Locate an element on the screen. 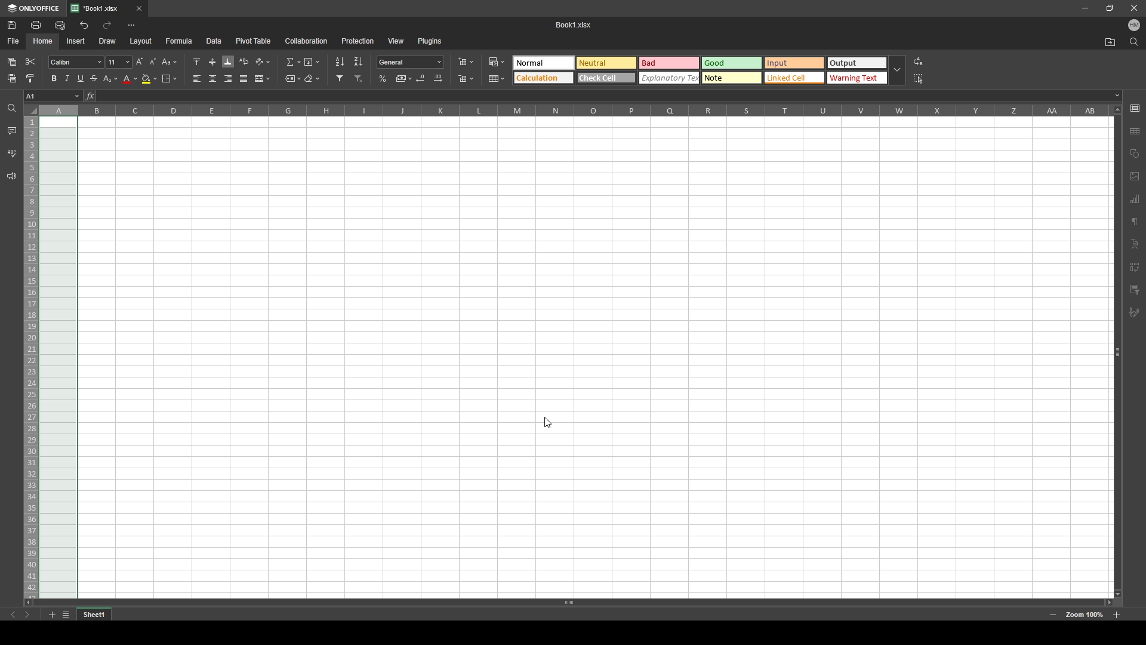 Image resolution: width=1146 pixels, height=645 pixels. subscript is located at coordinates (111, 78).